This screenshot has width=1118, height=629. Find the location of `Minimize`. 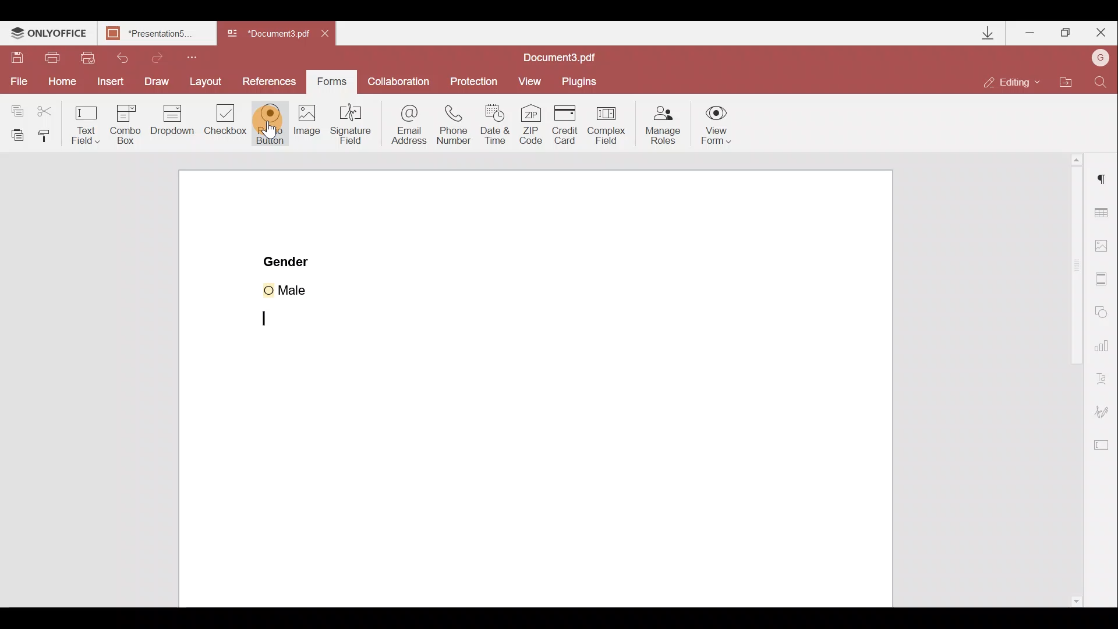

Minimize is located at coordinates (1029, 32).